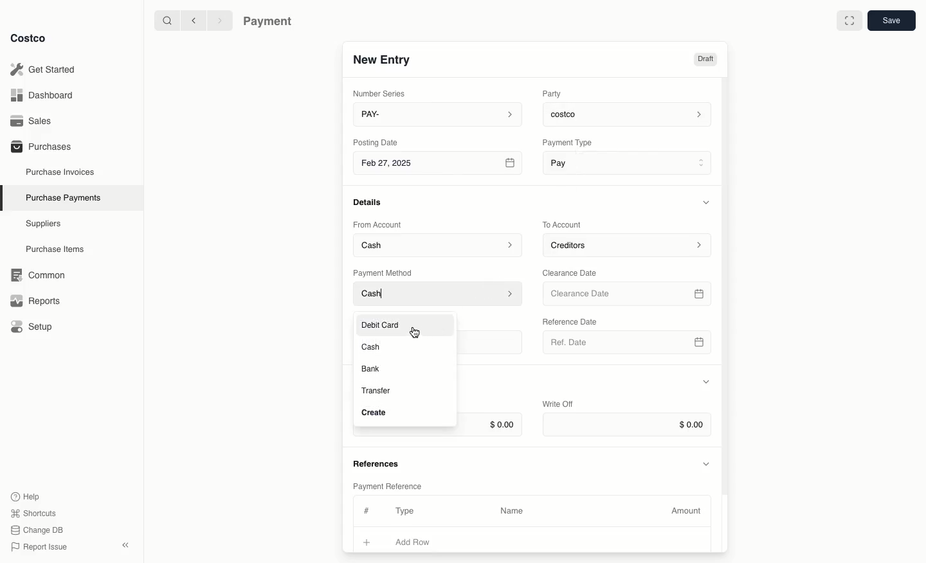 The height and width of the screenshot is (563, 926). Describe the element at coordinates (367, 541) in the screenshot. I see `Add` at that location.